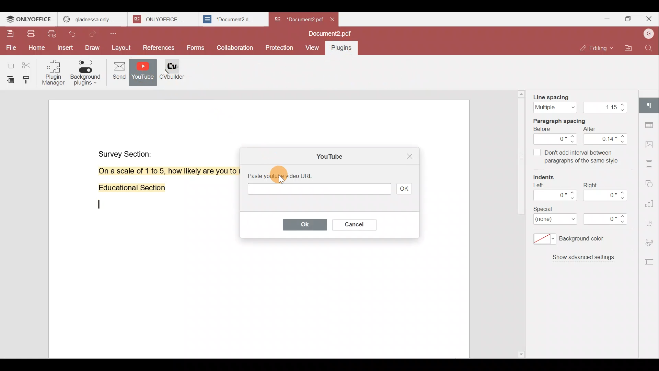 This screenshot has height=371, width=659. Describe the element at coordinates (312, 48) in the screenshot. I see `View` at that location.